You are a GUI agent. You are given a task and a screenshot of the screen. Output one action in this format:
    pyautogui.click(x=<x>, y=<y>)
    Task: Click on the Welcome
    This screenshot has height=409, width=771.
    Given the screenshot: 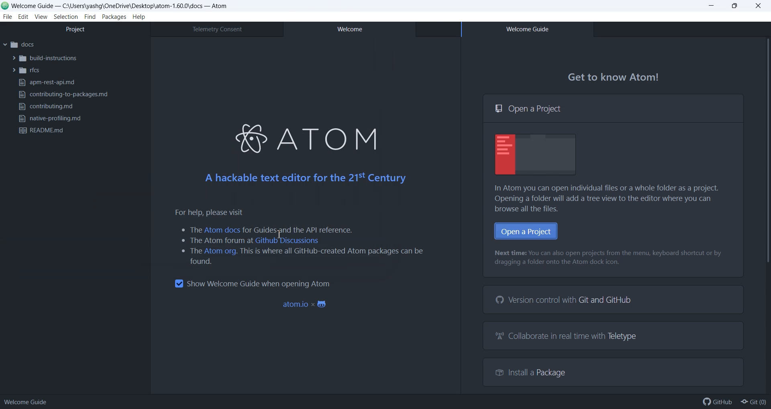 What is the action you would take?
    pyautogui.click(x=349, y=29)
    